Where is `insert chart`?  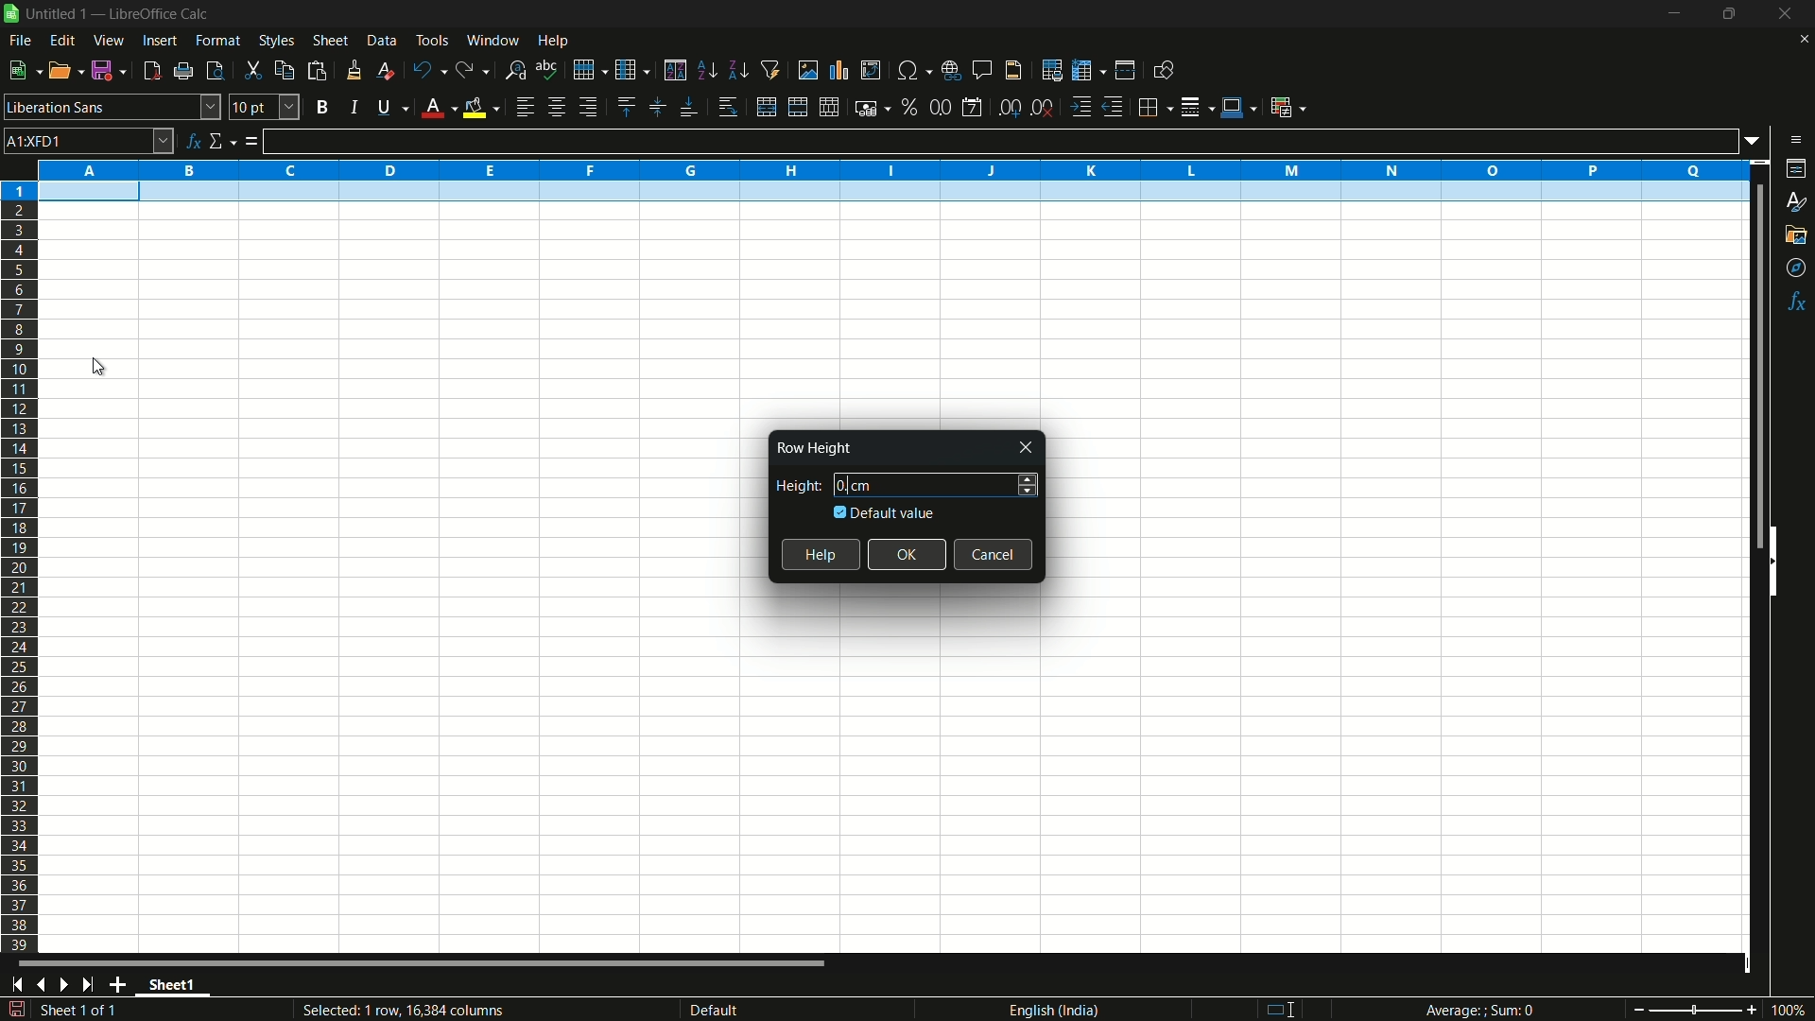
insert chart is located at coordinates (839, 69).